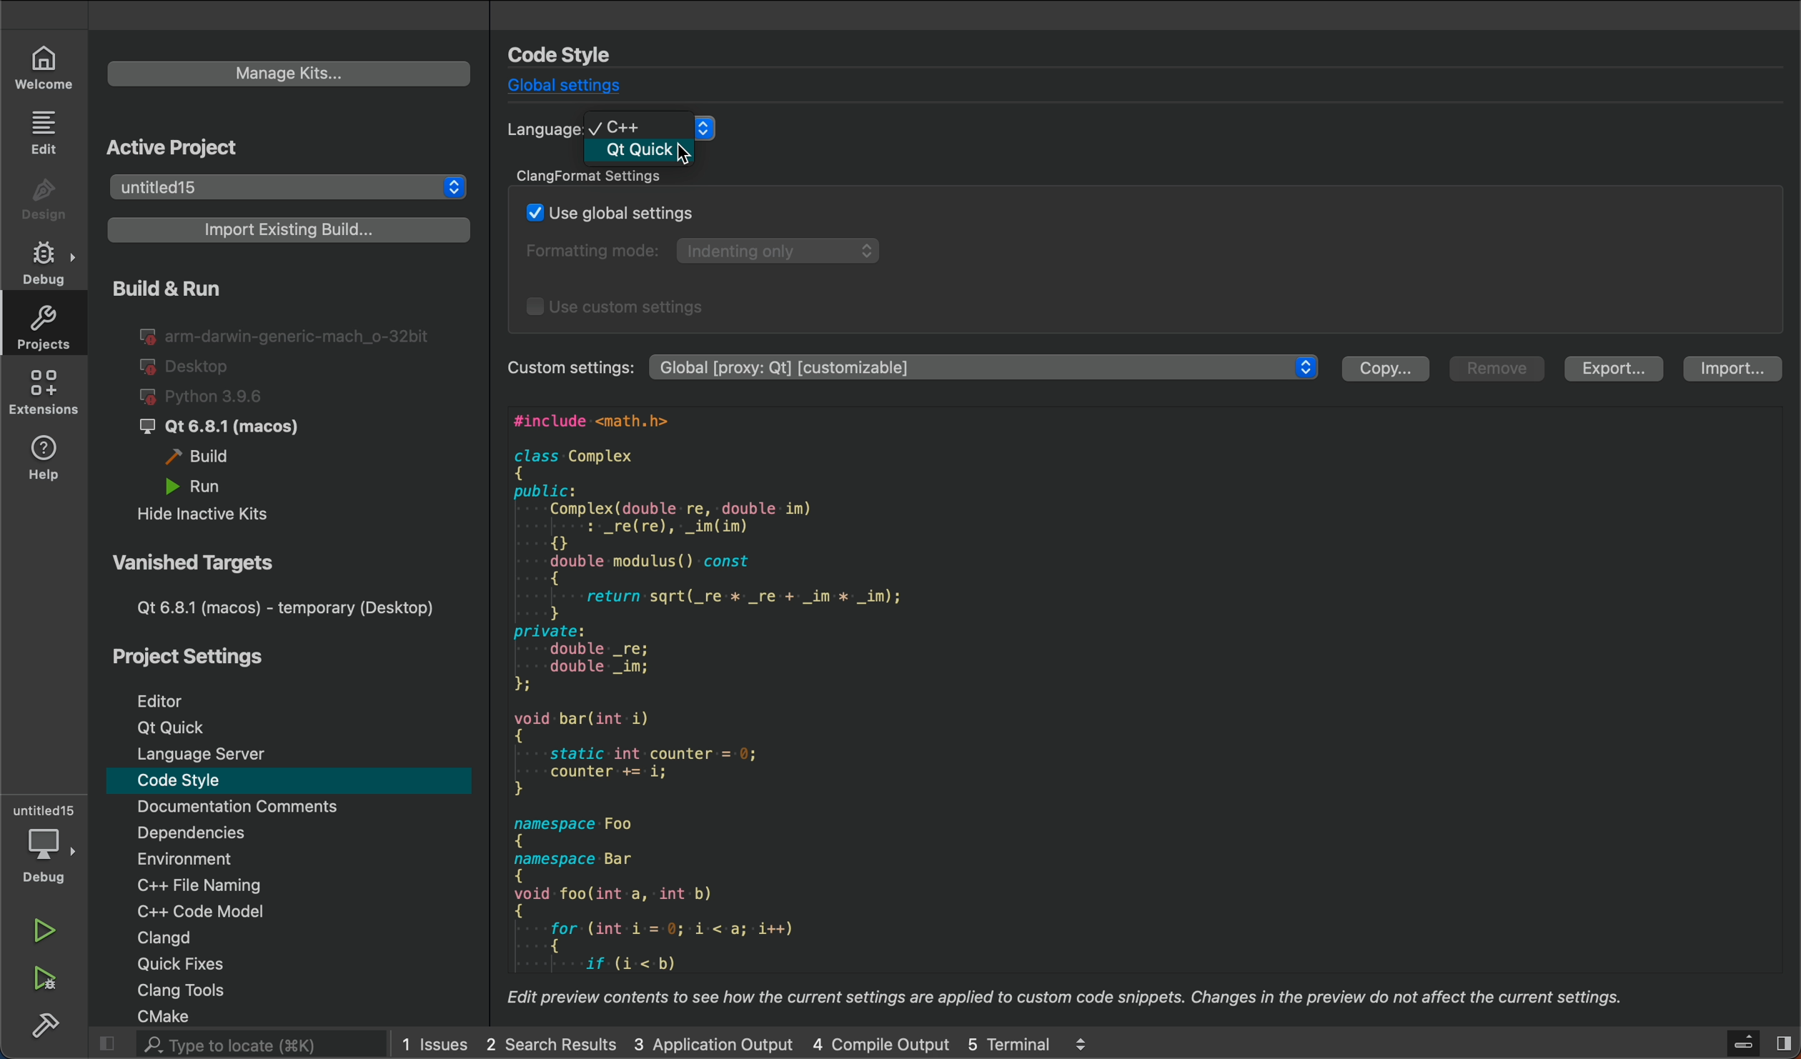 This screenshot has height=1059, width=1801. What do you see at coordinates (542, 129) in the screenshot?
I see `language` at bounding box center [542, 129].